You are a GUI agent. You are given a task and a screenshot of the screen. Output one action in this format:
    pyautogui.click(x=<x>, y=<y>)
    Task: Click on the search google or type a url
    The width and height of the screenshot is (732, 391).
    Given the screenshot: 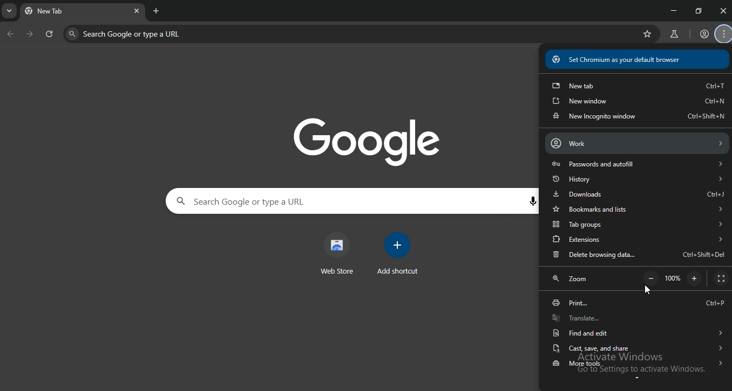 What is the action you would take?
    pyautogui.click(x=288, y=201)
    